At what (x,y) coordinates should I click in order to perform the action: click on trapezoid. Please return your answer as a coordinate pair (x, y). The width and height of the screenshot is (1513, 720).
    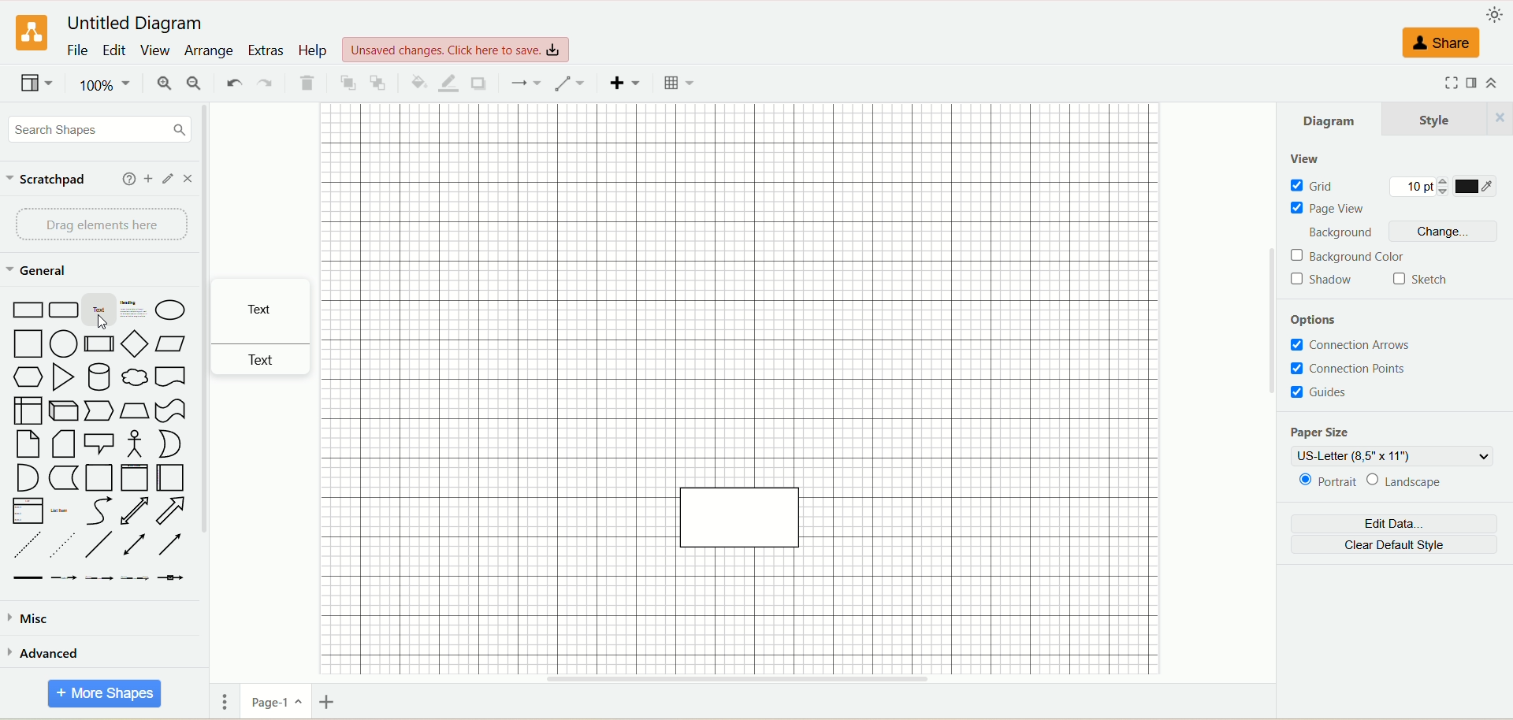
    Looking at the image, I should click on (133, 410).